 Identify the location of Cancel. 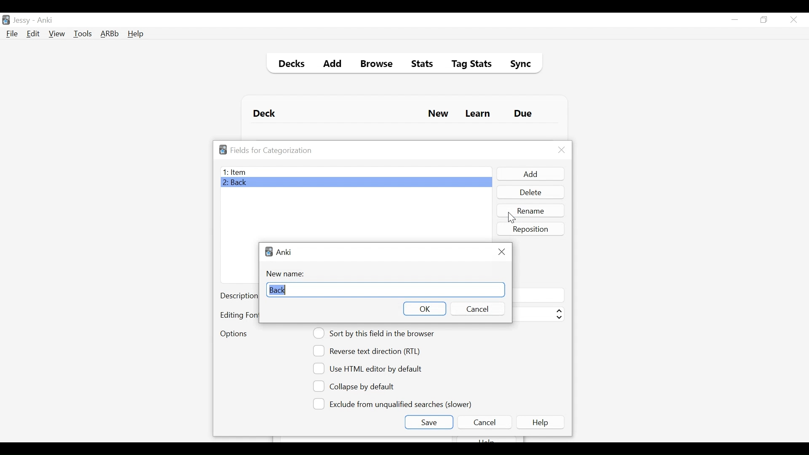
(476, 309).